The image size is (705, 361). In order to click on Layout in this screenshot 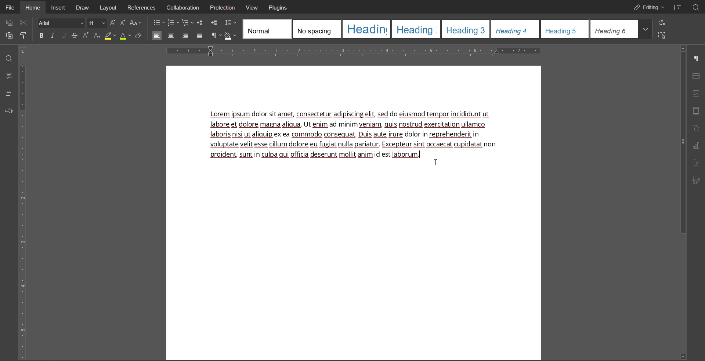, I will do `click(108, 7)`.